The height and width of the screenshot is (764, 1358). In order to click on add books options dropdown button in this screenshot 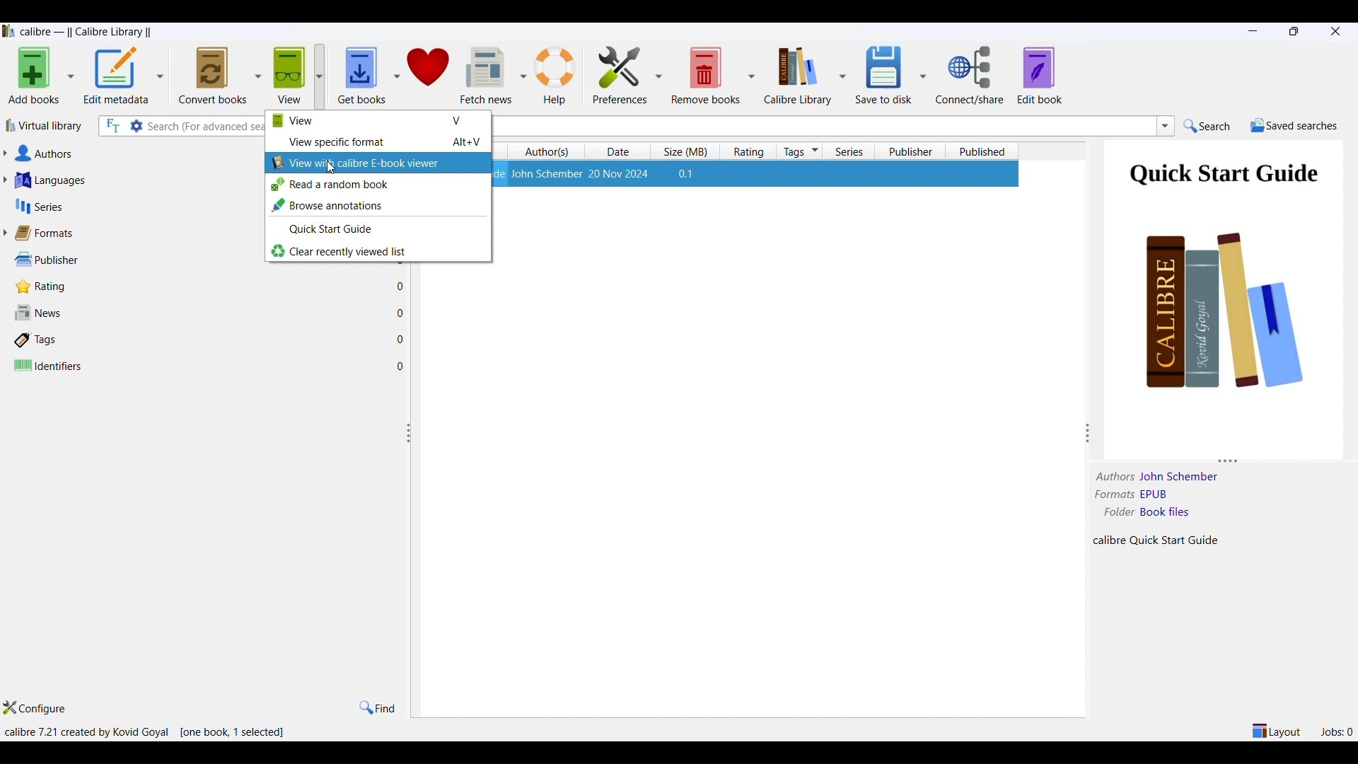, I will do `click(70, 77)`.